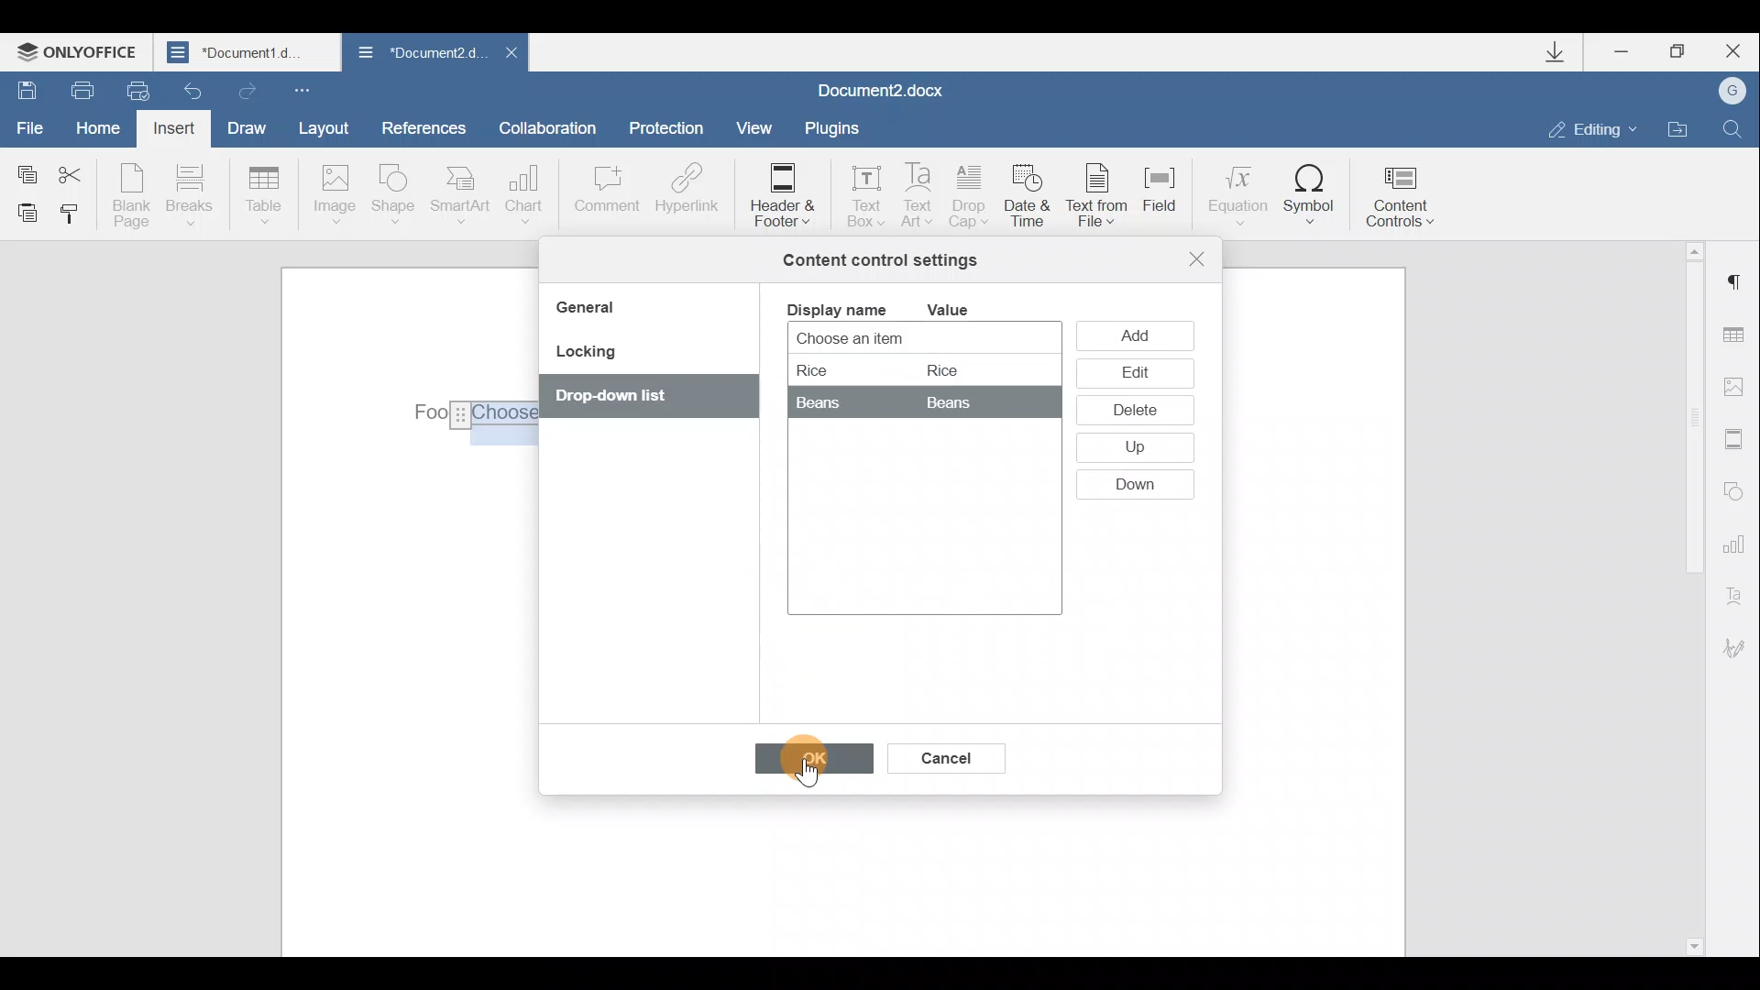 The image size is (1760, 990). I want to click on Header & footer settings, so click(1738, 438).